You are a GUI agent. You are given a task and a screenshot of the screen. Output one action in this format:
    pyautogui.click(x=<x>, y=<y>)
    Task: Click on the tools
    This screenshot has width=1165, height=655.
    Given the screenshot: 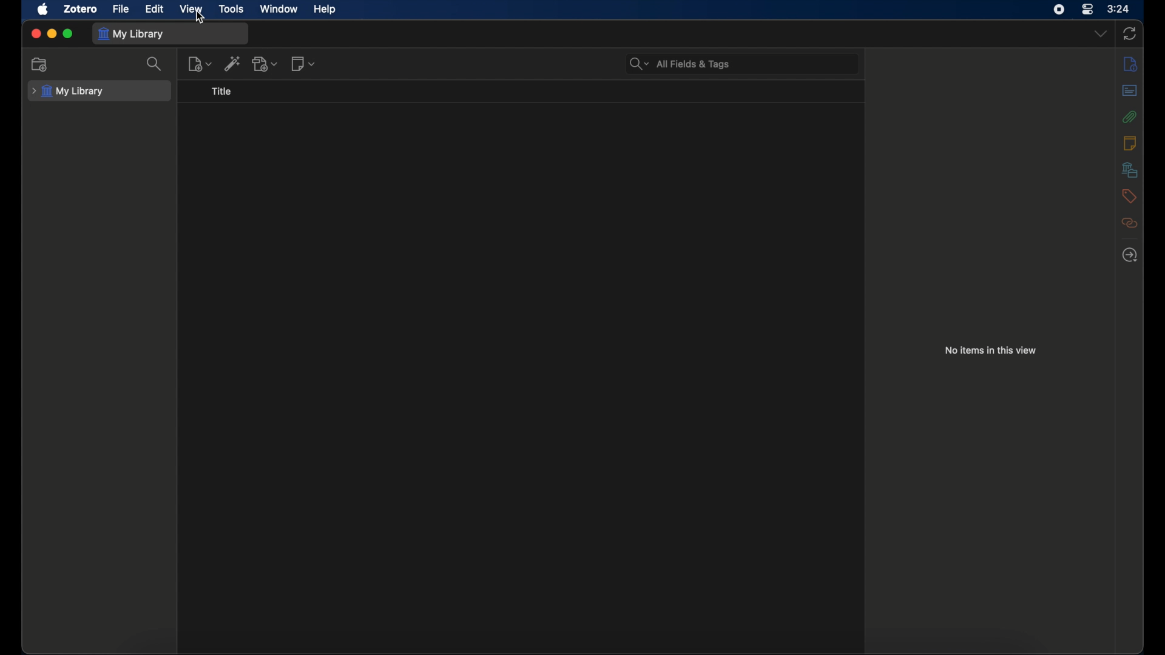 What is the action you would take?
    pyautogui.click(x=232, y=10)
    